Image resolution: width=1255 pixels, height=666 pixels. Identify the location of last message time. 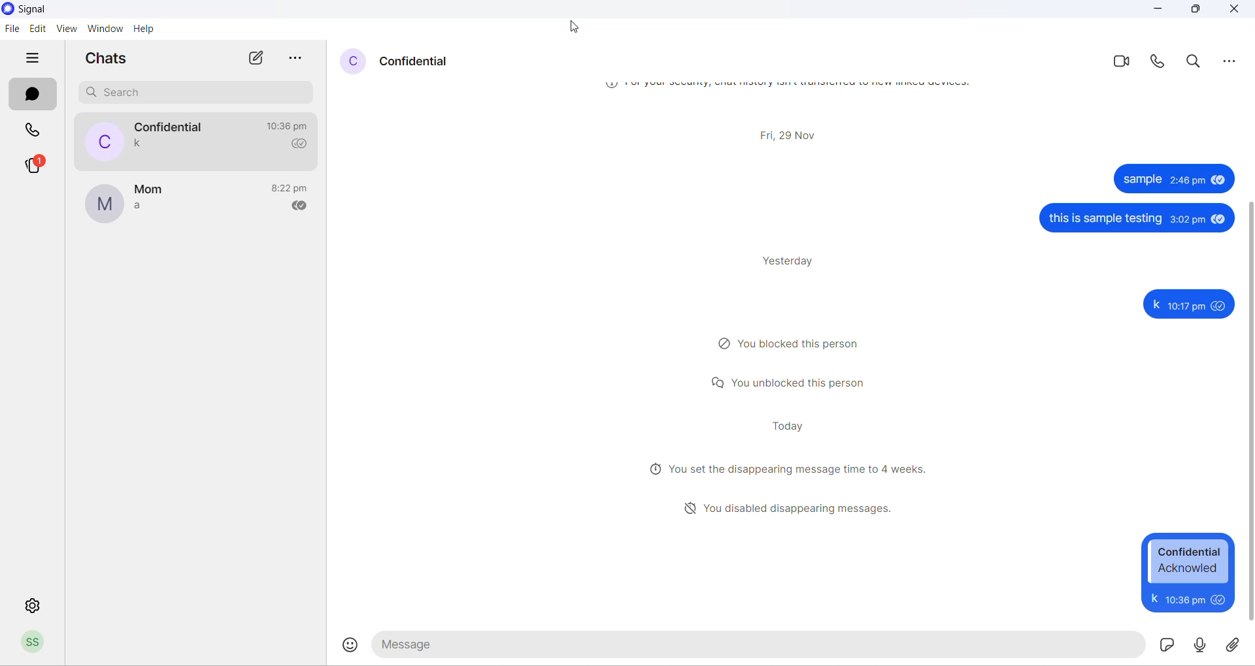
(292, 189).